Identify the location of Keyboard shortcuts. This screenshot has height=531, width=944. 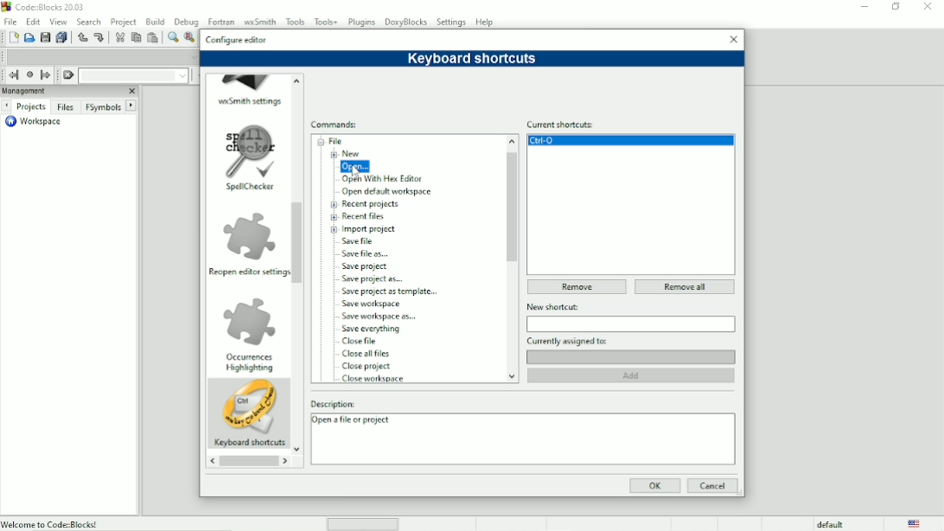
(249, 444).